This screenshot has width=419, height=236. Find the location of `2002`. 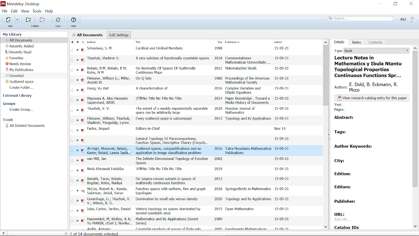

2002 is located at coordinates (219, 159).